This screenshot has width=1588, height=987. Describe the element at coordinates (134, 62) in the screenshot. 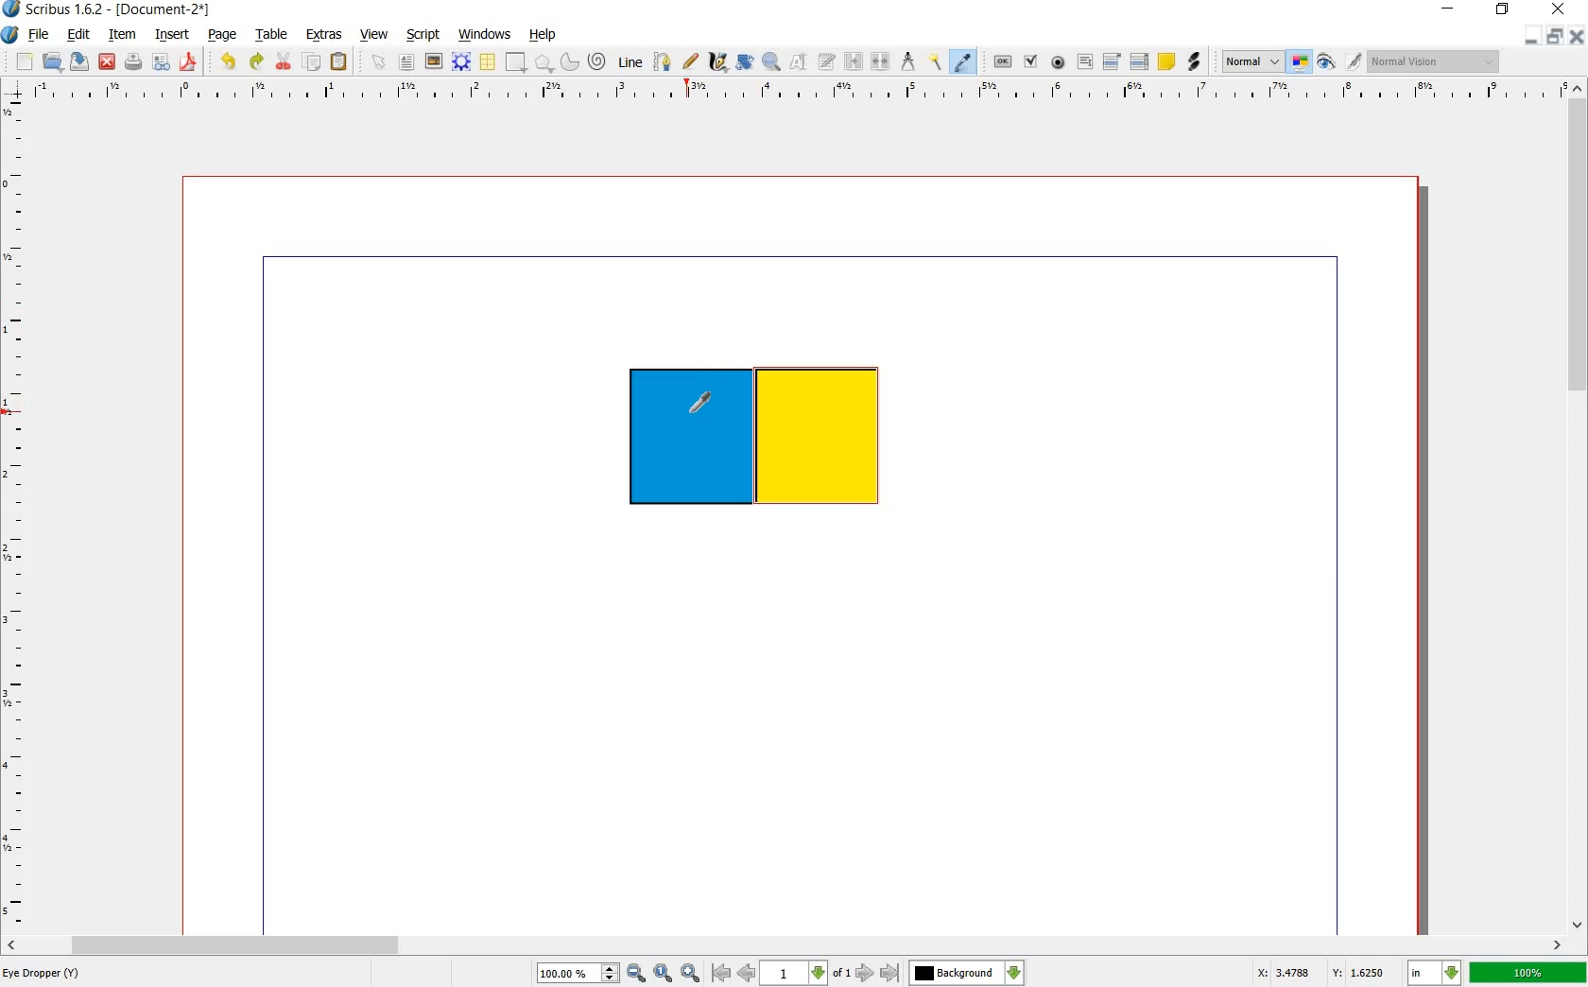

I see `print` at that location.